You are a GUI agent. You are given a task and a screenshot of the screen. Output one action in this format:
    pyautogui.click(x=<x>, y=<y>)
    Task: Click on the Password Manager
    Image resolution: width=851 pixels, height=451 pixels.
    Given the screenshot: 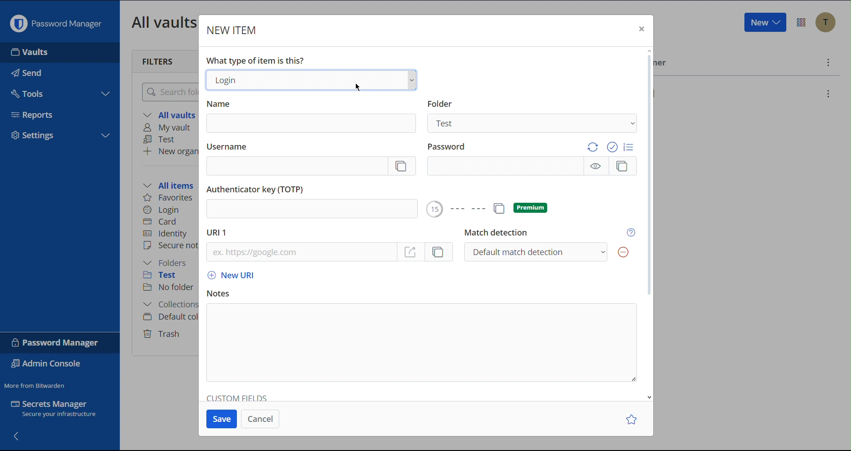 What is the action you would take?
    pyautogui.click(x=56, y=342)
    